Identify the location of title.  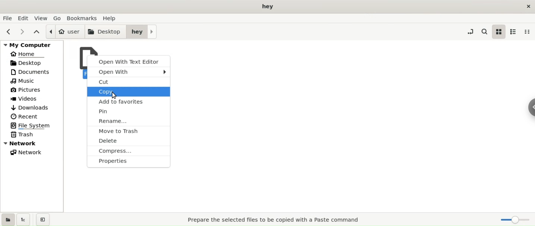
(267, 6).